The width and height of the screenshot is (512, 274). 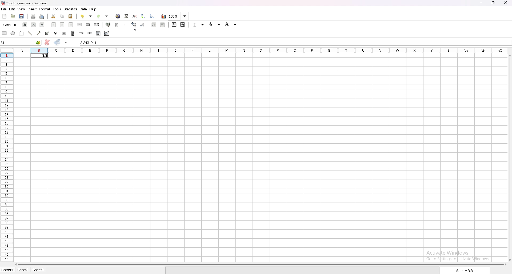 I want to click on subscript, so click(x=183, y=25).